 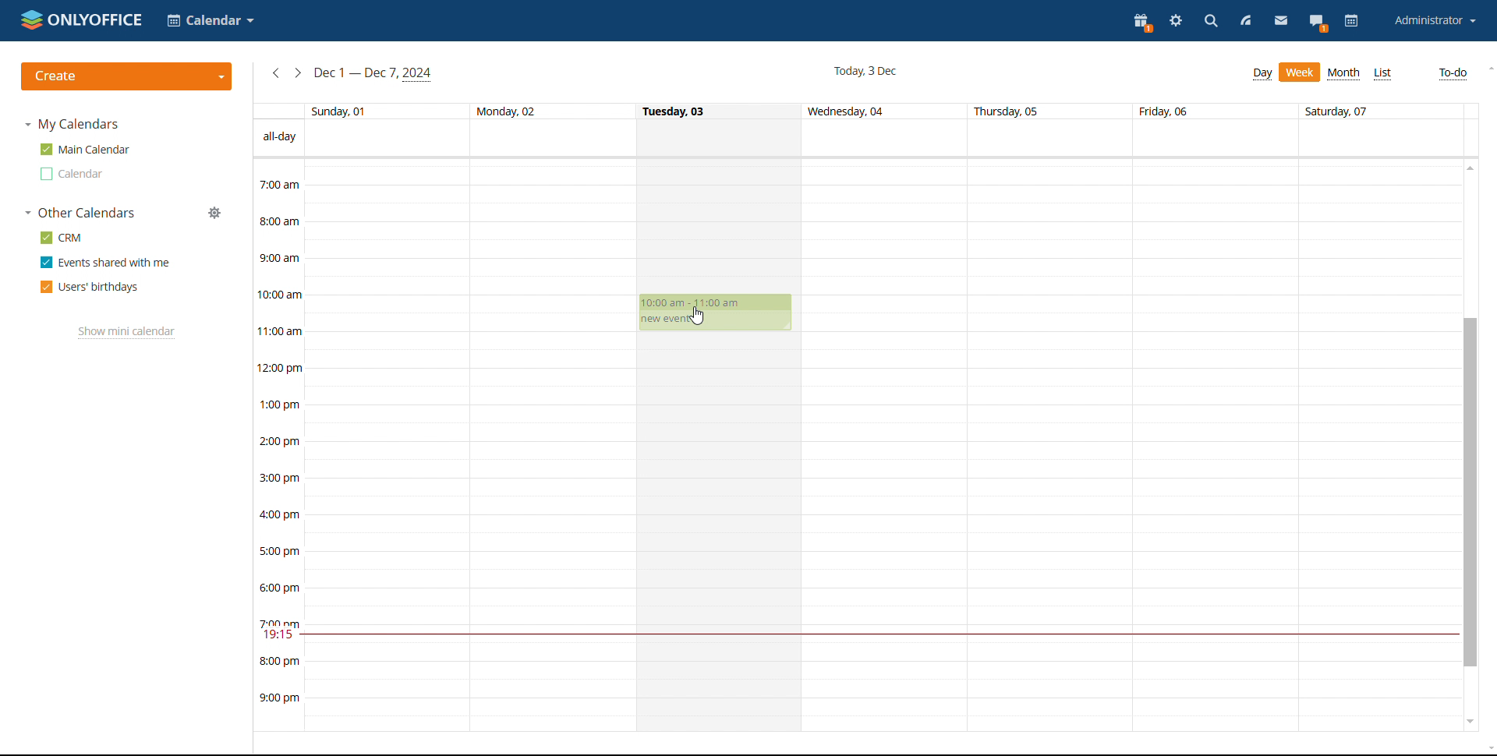 I want to click on 19:15, so click(x=280, y=636).